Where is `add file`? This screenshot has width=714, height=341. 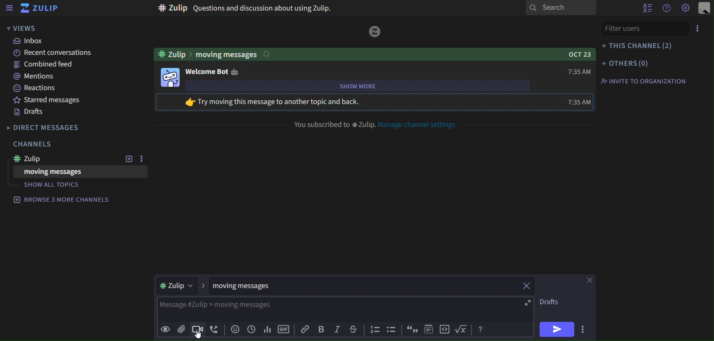
add file is located at coordinates (180, 329).